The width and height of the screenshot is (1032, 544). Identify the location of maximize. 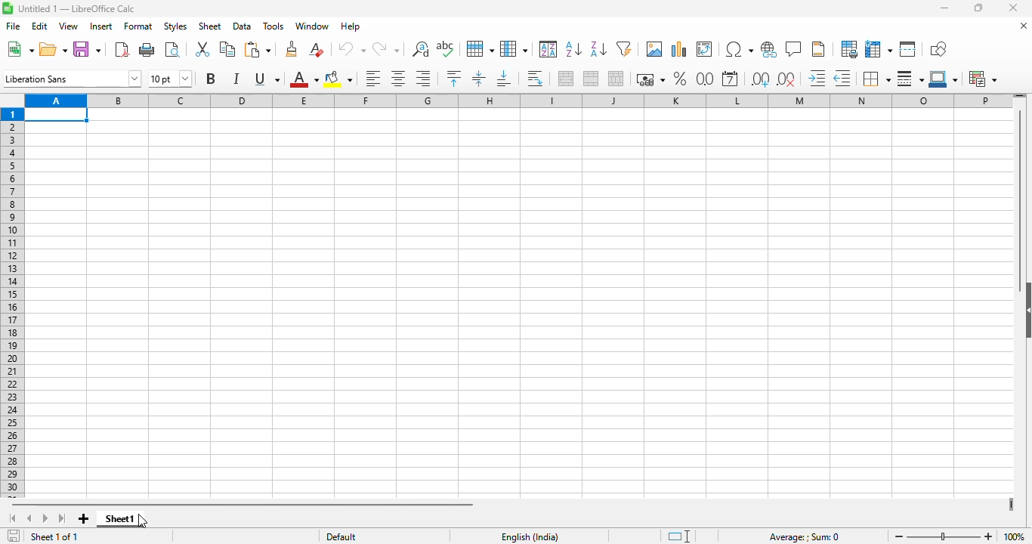
(978, 8).